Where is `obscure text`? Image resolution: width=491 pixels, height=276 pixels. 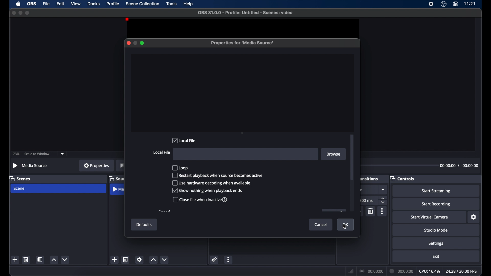 obscure text is located at coordinates (164, 211).